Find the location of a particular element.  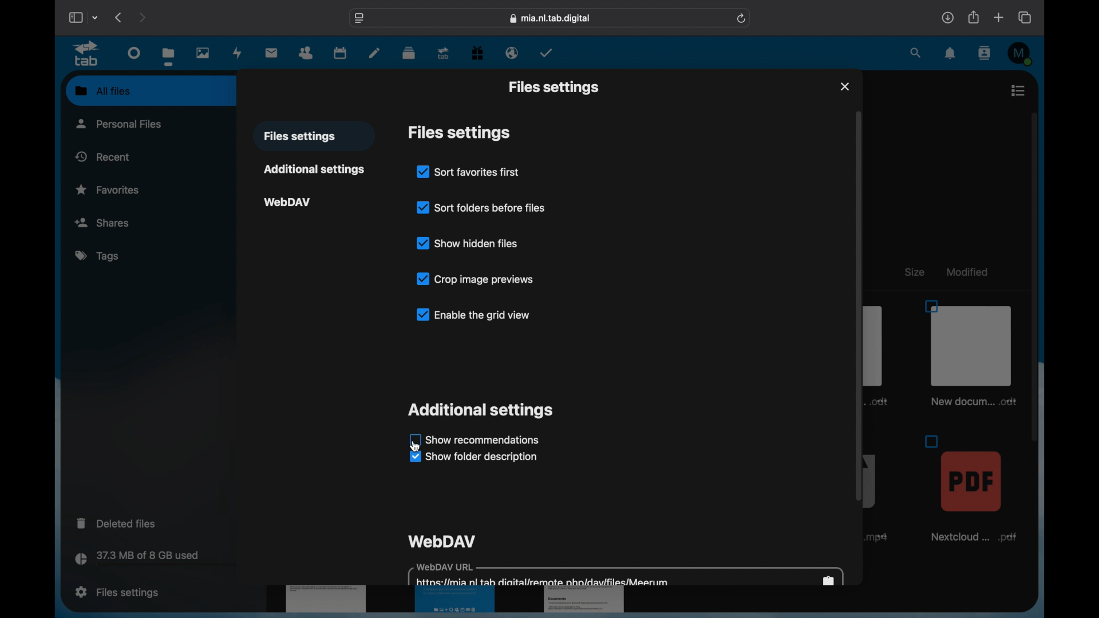

show recommendations is located at coordinates (485, 441).